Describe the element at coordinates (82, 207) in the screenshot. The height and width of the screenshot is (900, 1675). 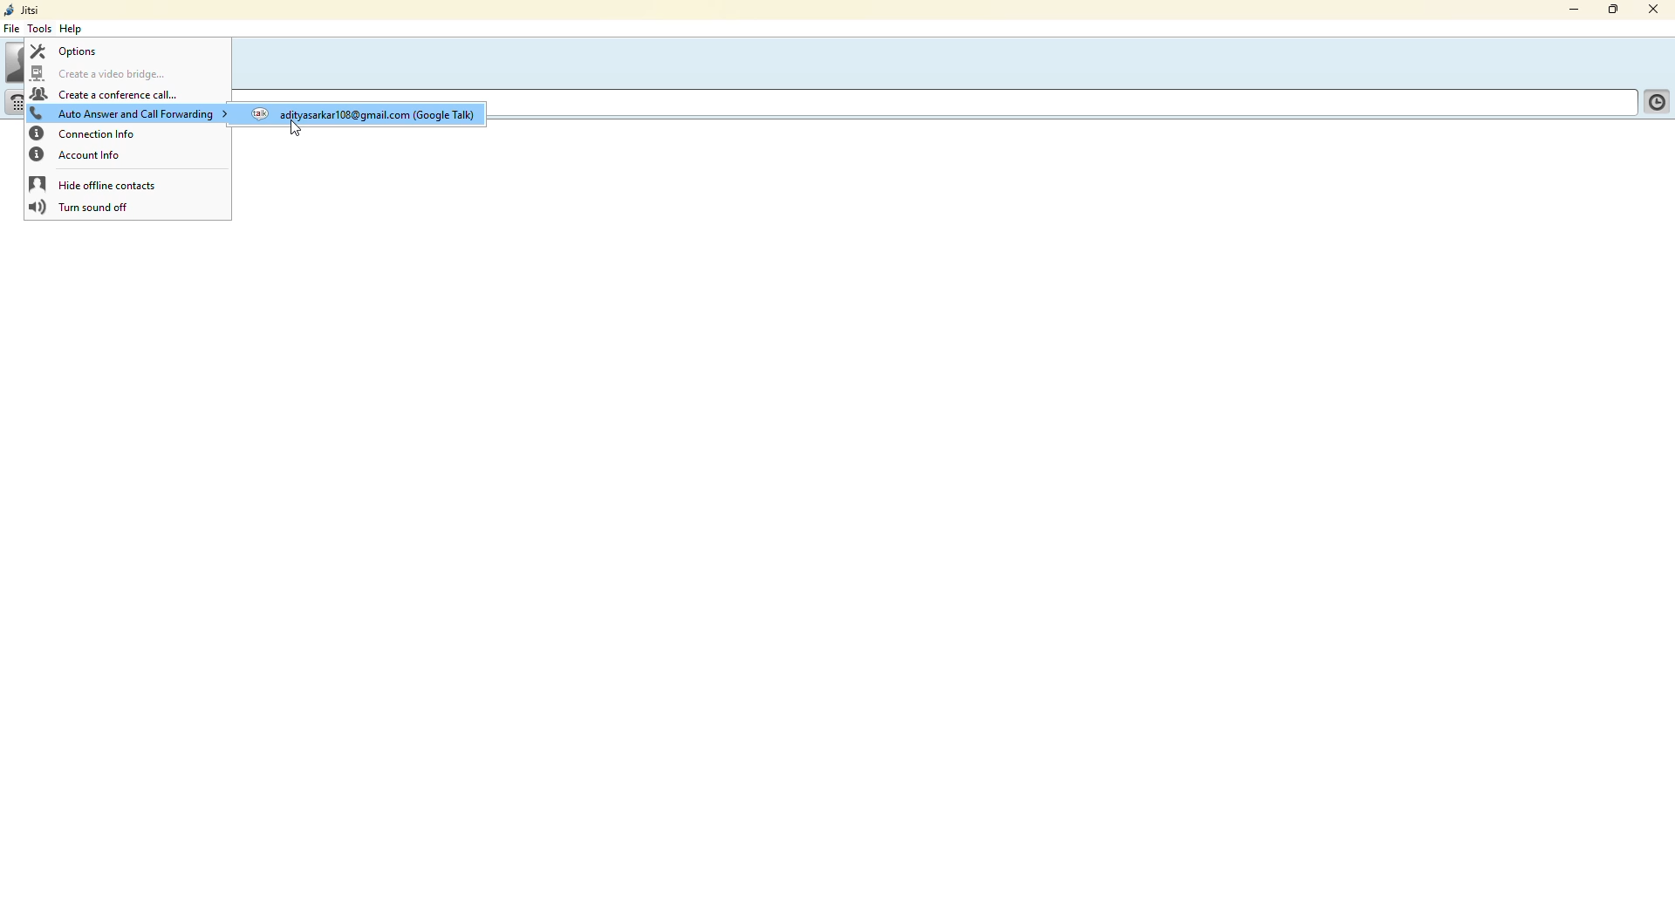
I see `turn sound off` at that location.